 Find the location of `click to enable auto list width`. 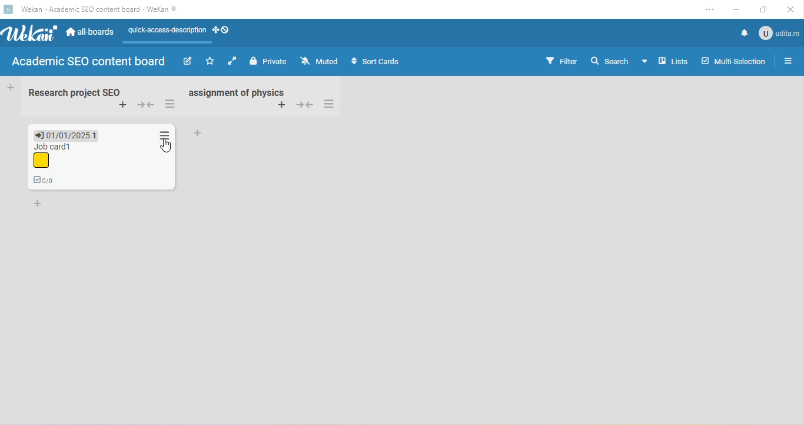

click to enable auto list width is located at coordinates (234, 61).